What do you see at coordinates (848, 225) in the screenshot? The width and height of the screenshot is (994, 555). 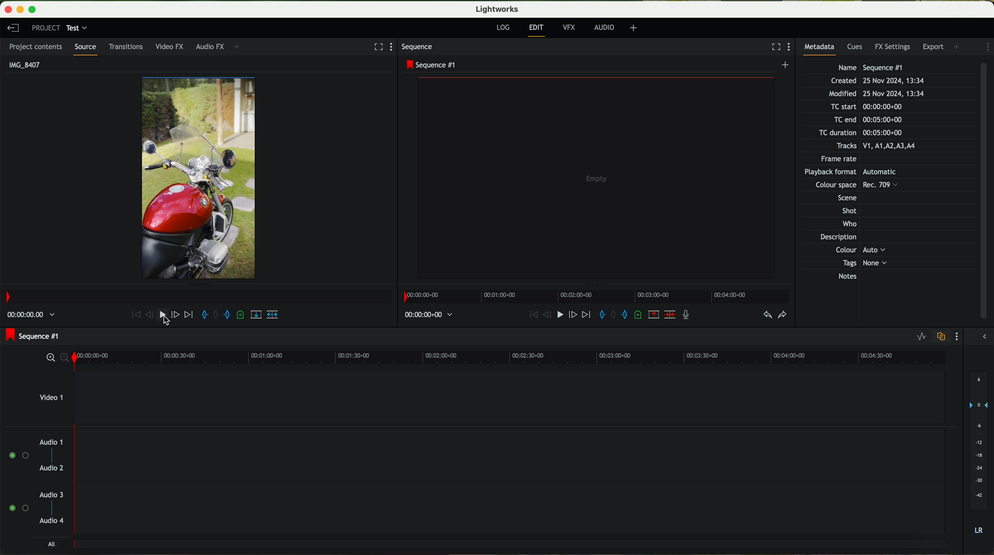 I see `Who` at bounding box center [848, 225].